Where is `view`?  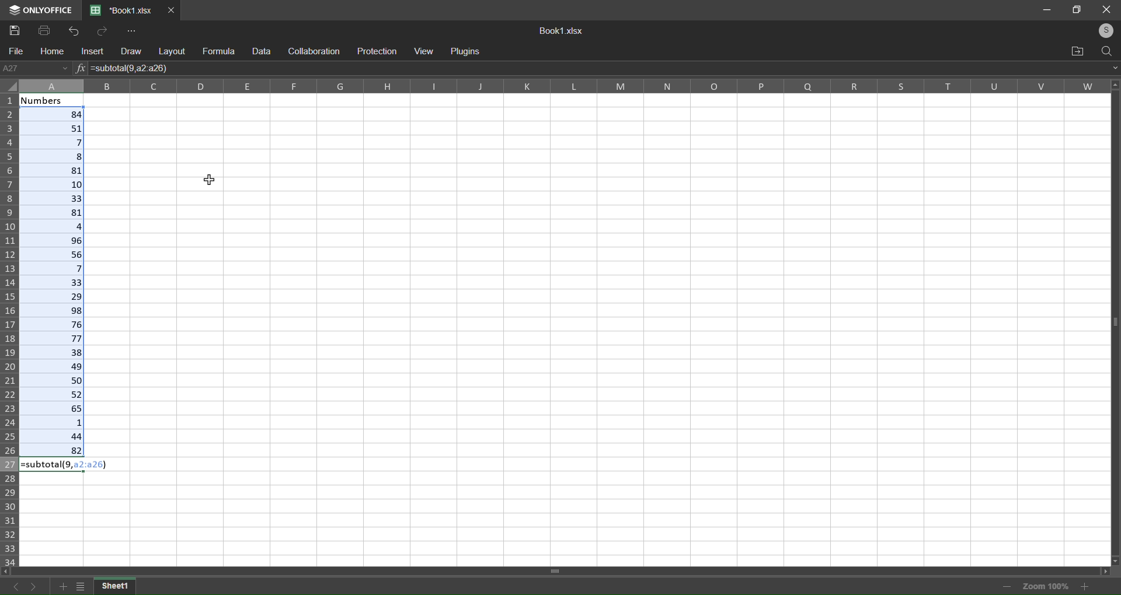
view is located at coordinates (423, 52).